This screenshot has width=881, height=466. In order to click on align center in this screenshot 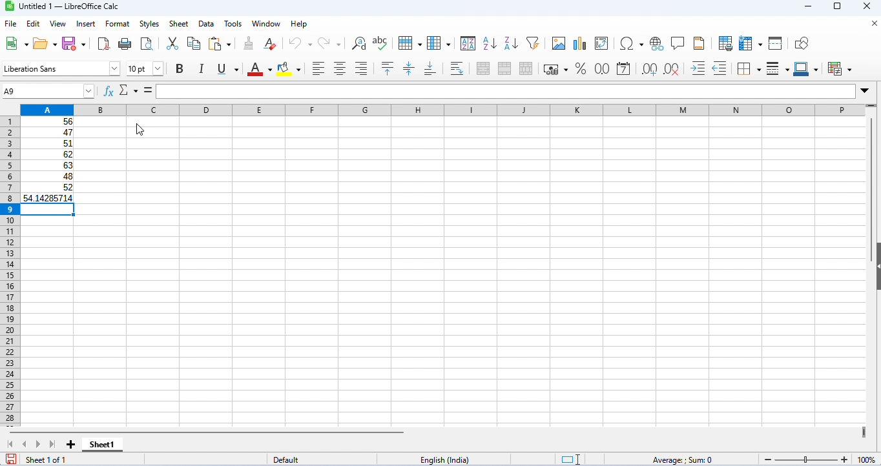, I will do `click(340, 68)`.